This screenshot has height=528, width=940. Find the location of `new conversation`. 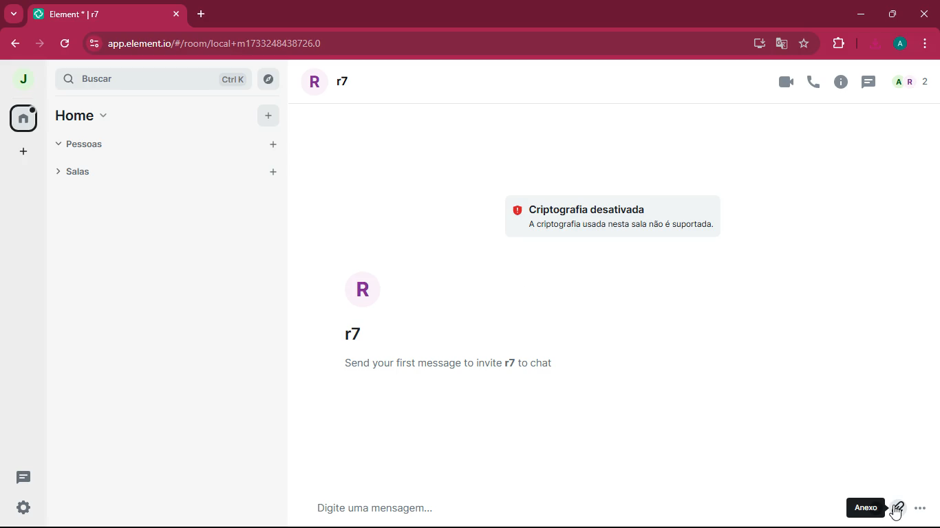

new conversation is located at coordinates (25, 478).